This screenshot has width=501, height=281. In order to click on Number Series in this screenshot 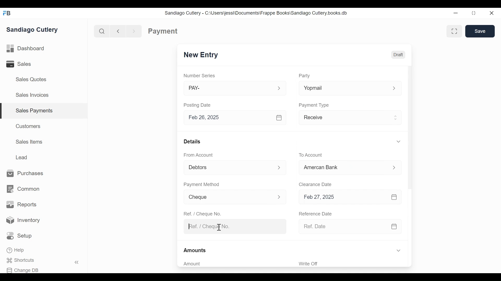, I will do `click(200, 76)`.